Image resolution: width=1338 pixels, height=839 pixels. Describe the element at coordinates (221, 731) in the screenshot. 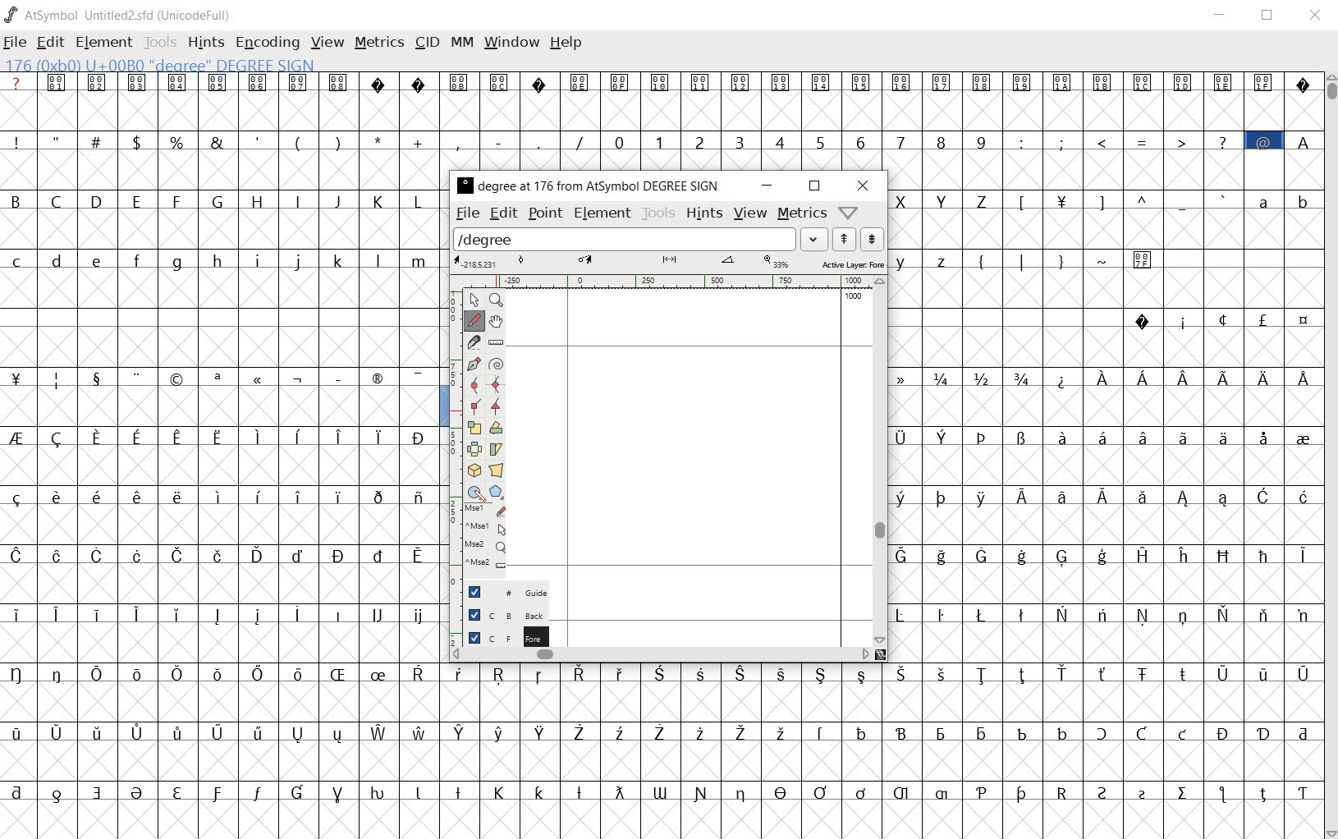

I see `special letters` at that location.